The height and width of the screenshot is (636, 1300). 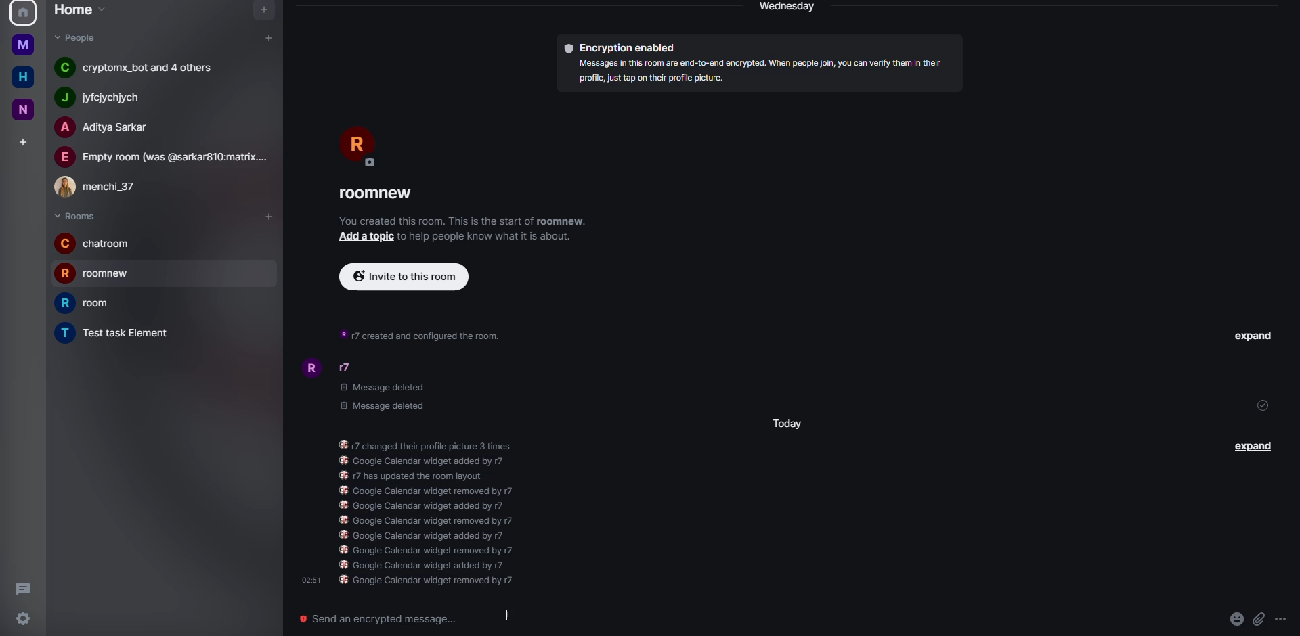 I want to click on cursor, so click(x=507, y=616).